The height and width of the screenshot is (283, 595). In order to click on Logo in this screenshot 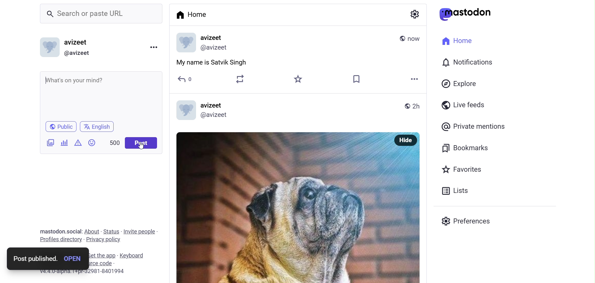, I will do `click(184, 109)`.